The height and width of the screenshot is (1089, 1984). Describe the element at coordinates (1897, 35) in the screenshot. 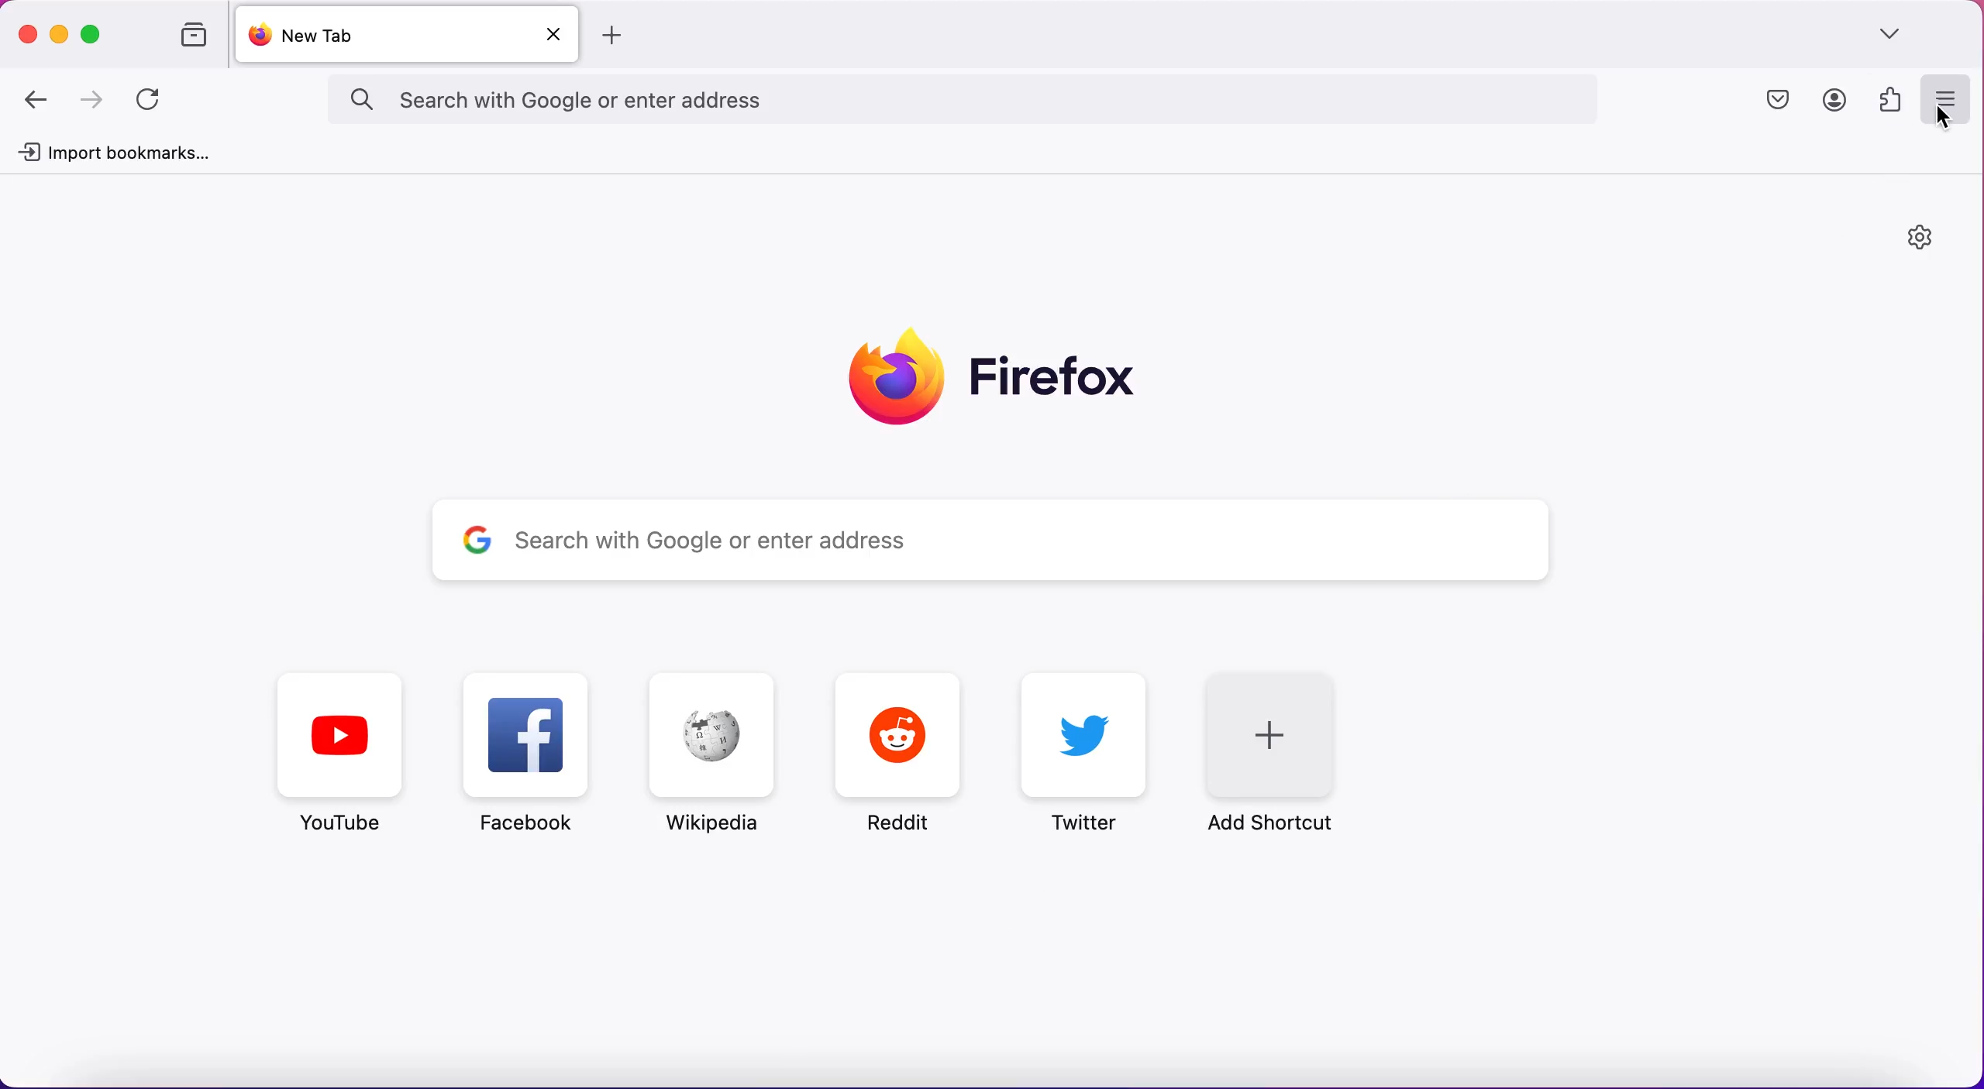

I see `list all tabs` at that location.